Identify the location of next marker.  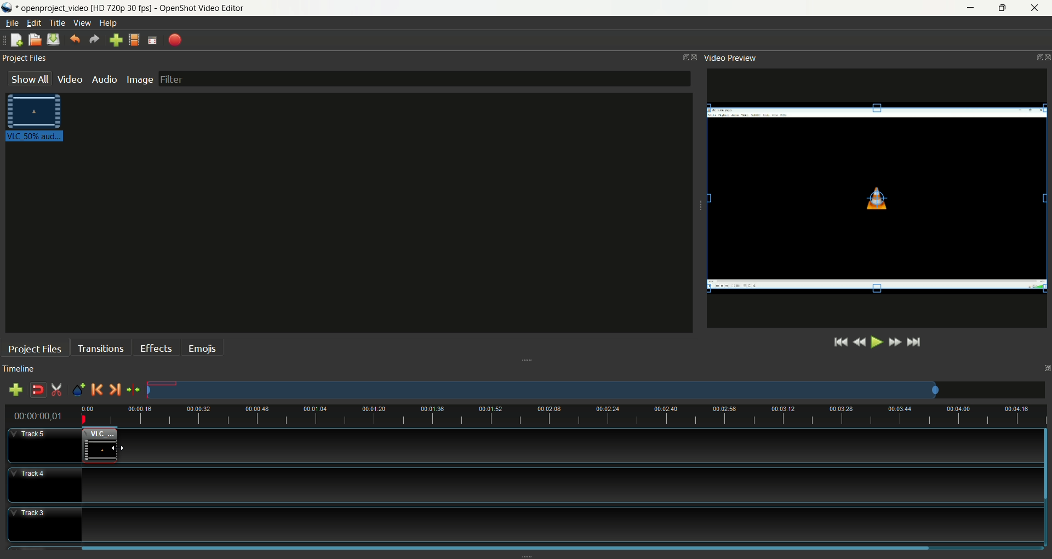
(115, 390).